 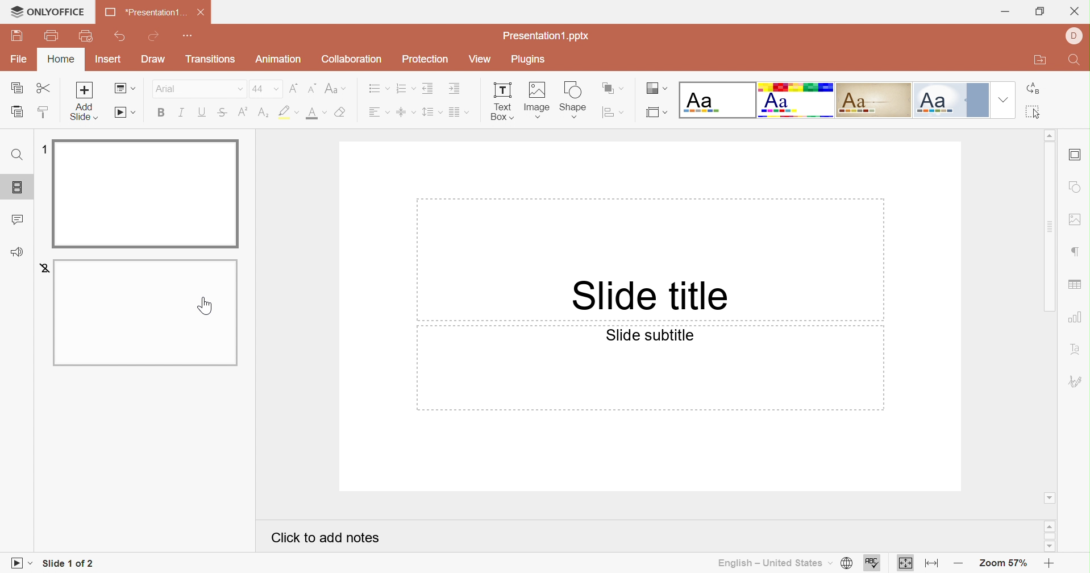 I want to click on Paragraph settings, so click(x=1077, y=251).